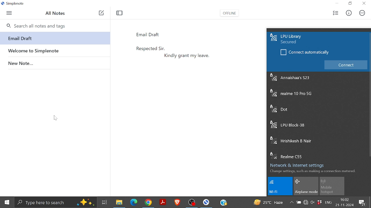  Describe the element at coordinates (345, 202) in the screenshot. I see `Time and date` at that location.